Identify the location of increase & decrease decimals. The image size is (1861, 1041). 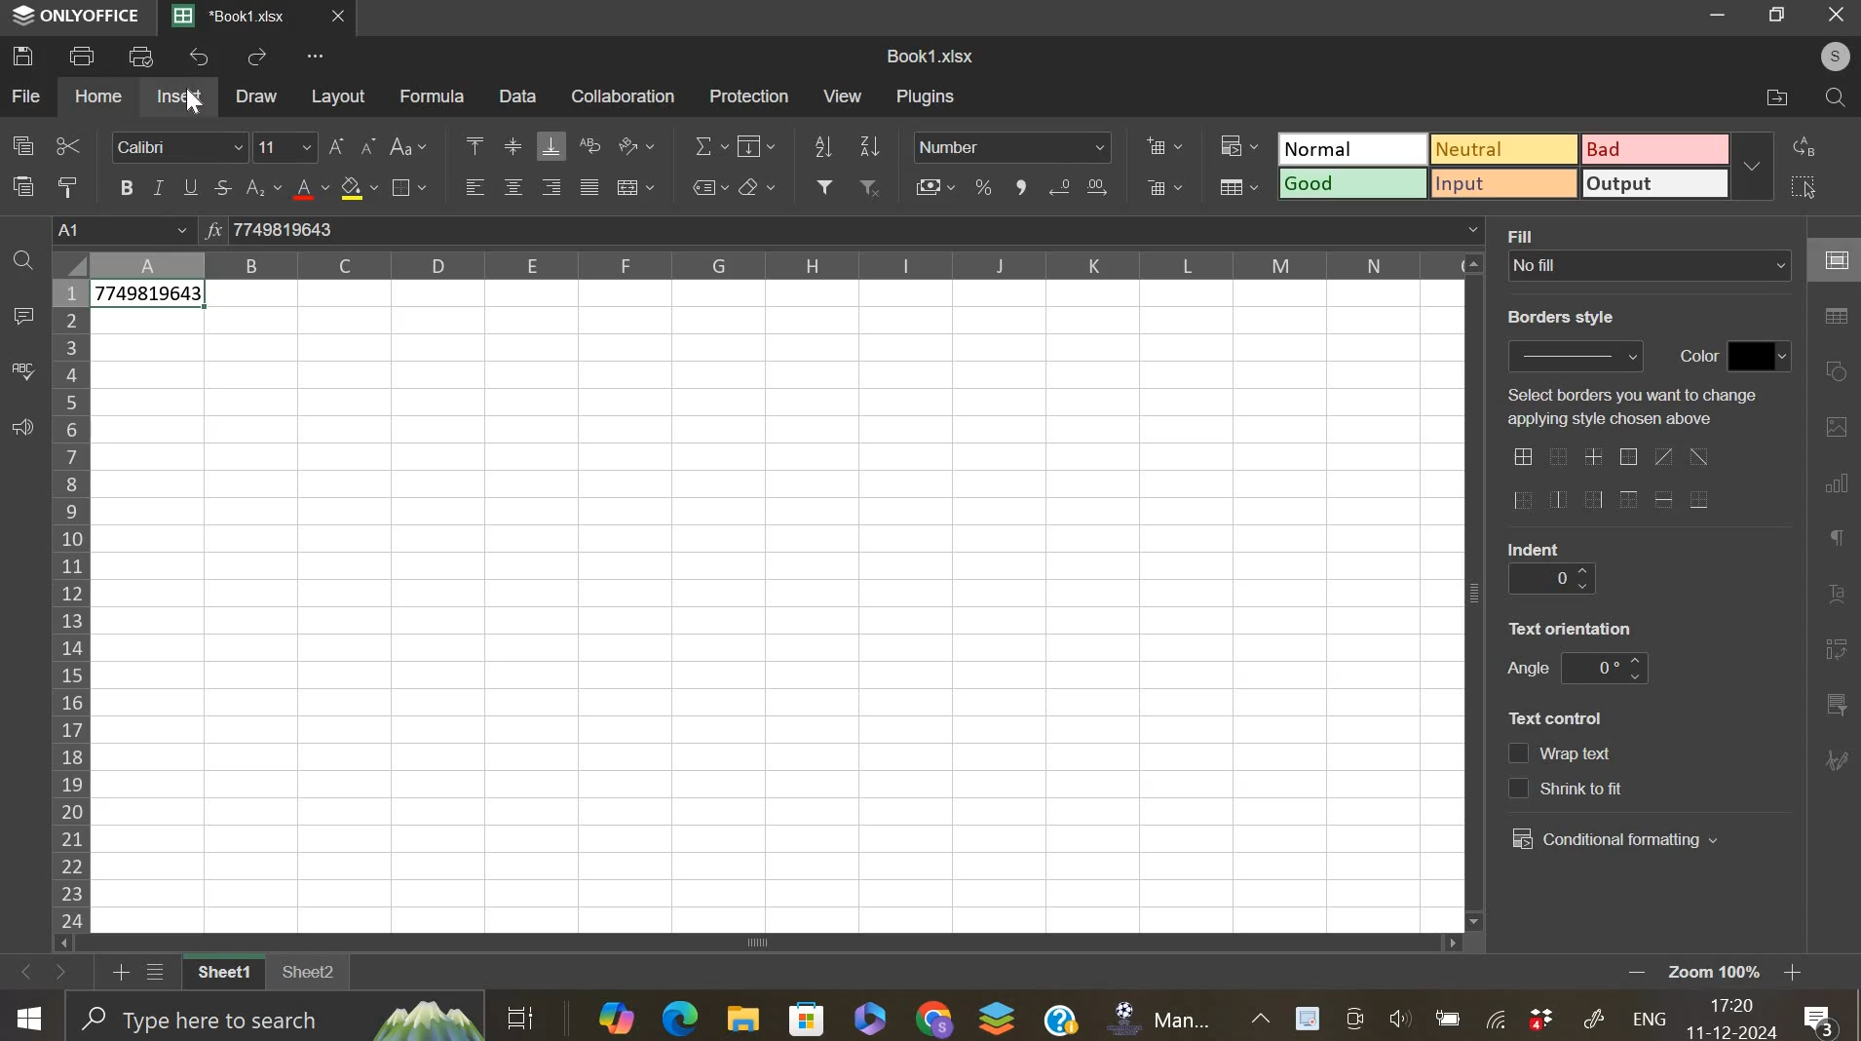
(1080, 187).